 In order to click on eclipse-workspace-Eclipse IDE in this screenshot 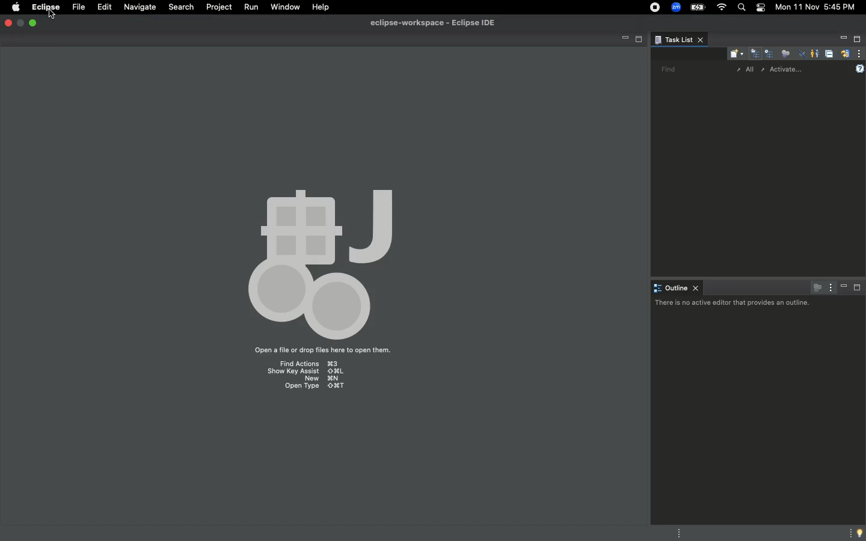, I will do `click(431, 23)`.